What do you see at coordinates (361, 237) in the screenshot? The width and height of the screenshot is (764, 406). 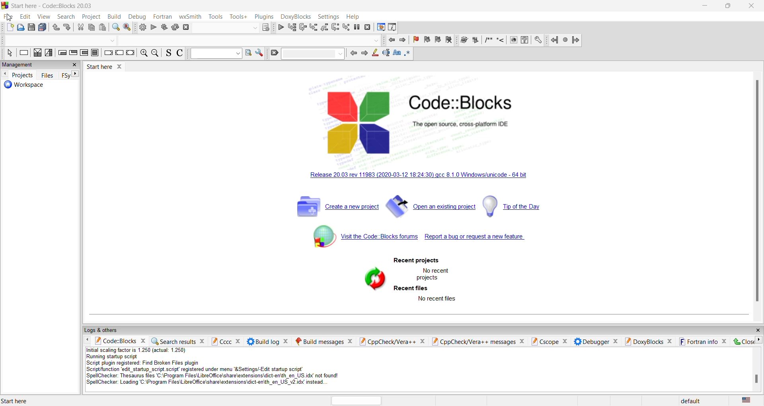 I see `visit the code block forums` at bounding box center [361, 237].